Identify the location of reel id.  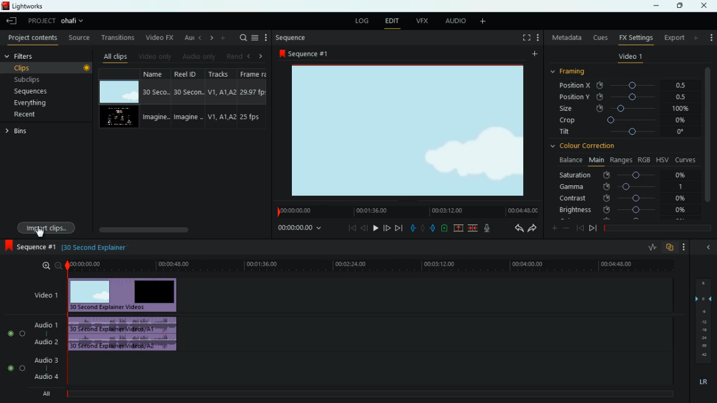
(184, 98).